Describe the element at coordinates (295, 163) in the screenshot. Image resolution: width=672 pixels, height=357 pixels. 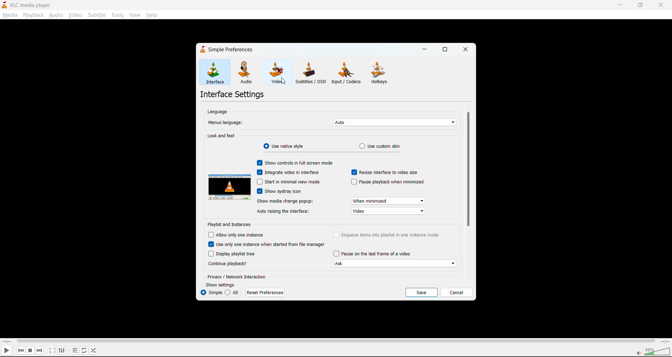
I see `show controls in fullscreen mode` at that location.